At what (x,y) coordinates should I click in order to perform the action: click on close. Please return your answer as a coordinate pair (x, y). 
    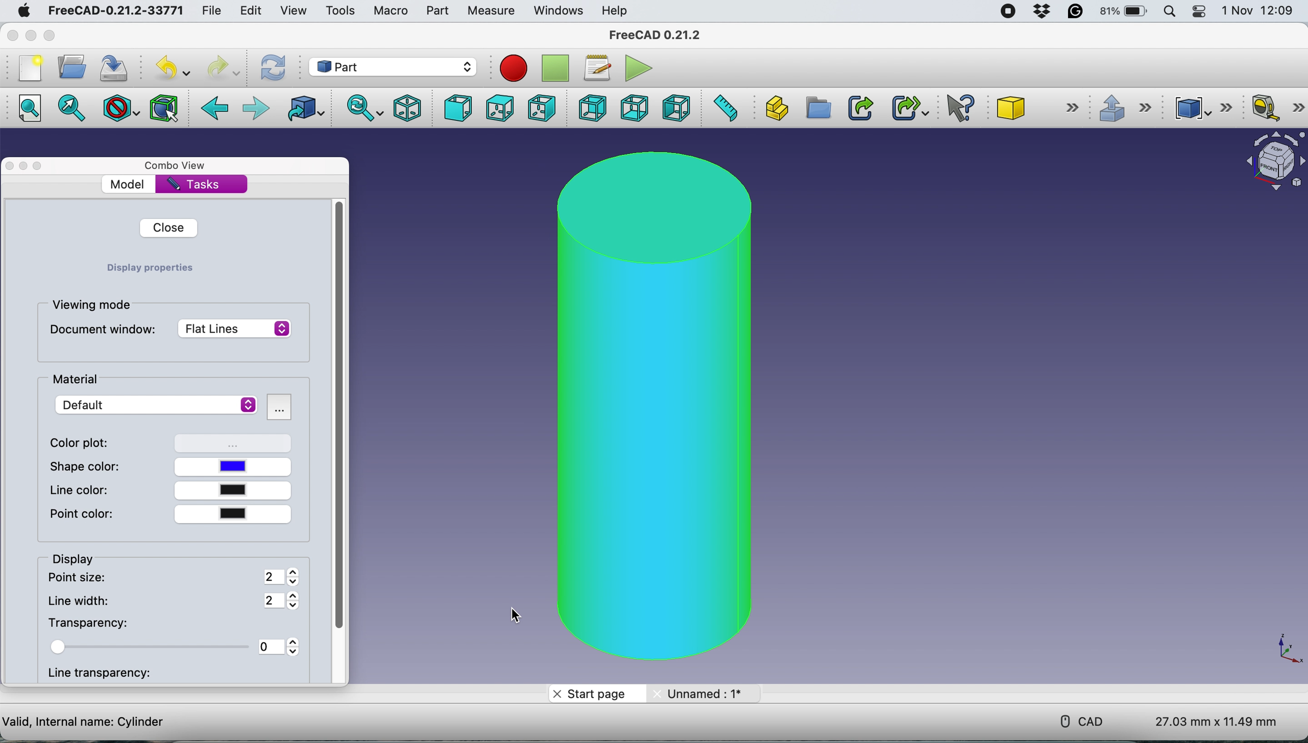
    Looking at the image, I should click on (168, 229).